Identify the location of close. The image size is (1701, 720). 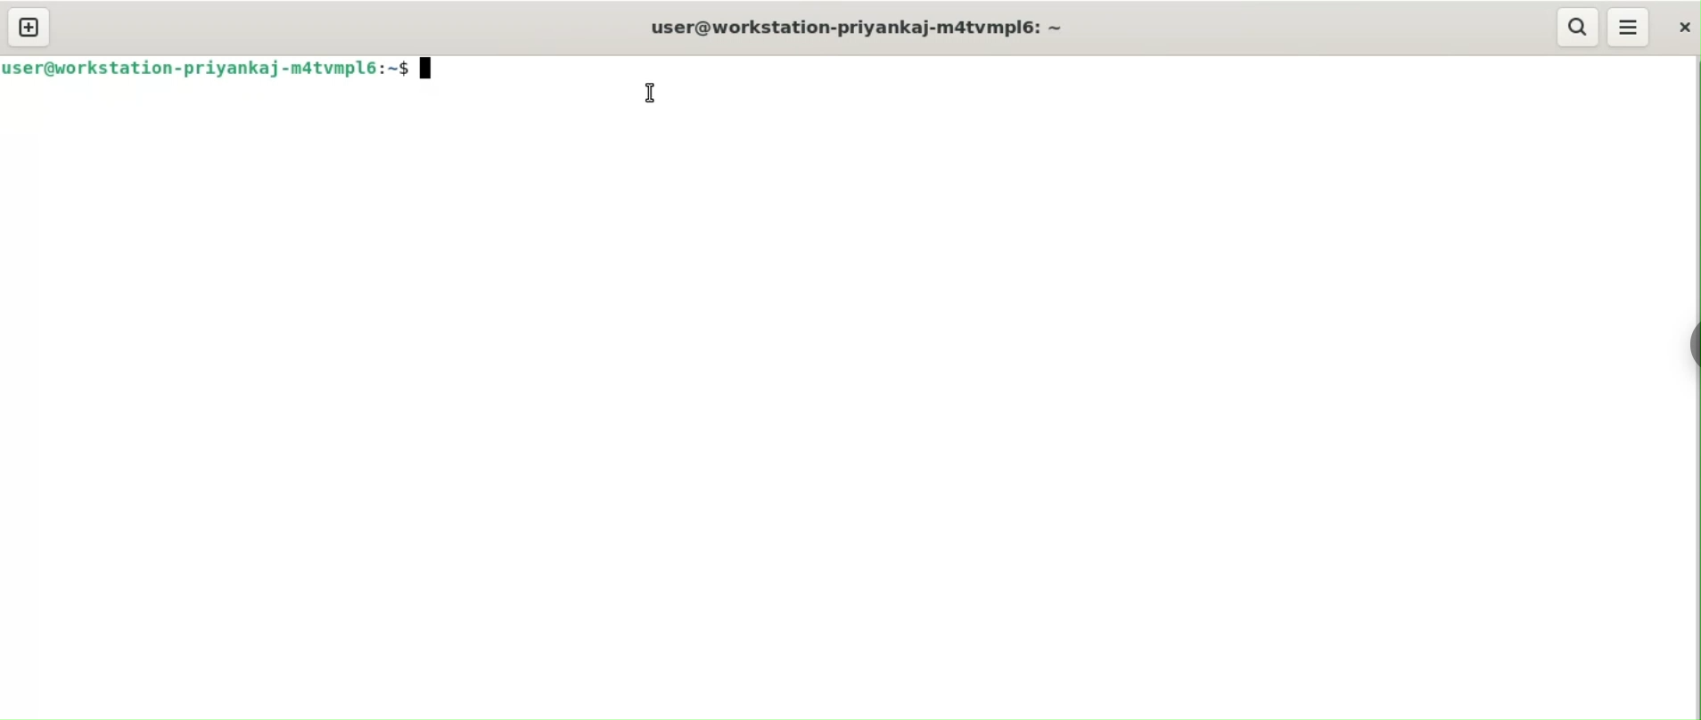
(1681, 25).